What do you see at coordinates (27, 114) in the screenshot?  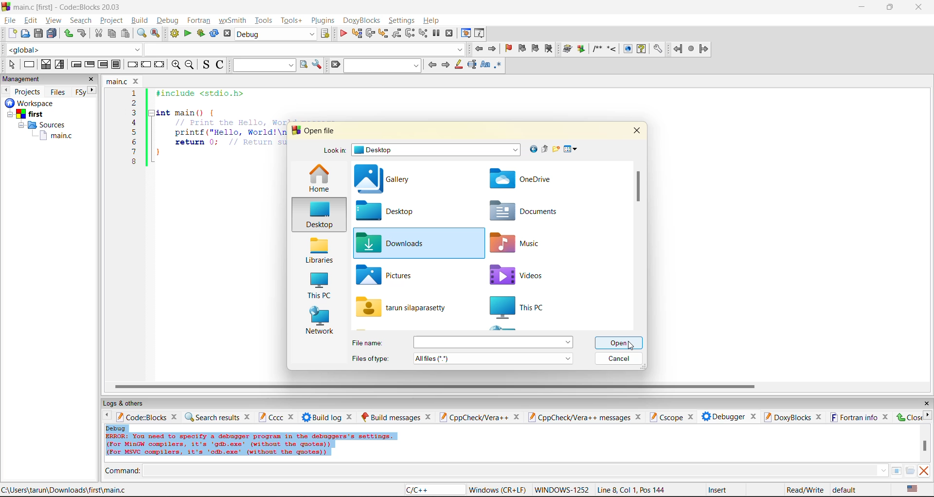 I see `first project` at bounding box center [27, 114].